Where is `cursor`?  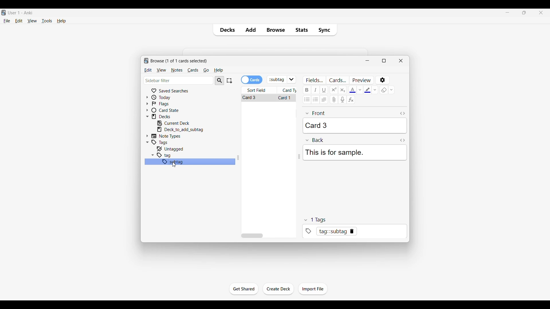 cursor is located at coordinates (173, 165).